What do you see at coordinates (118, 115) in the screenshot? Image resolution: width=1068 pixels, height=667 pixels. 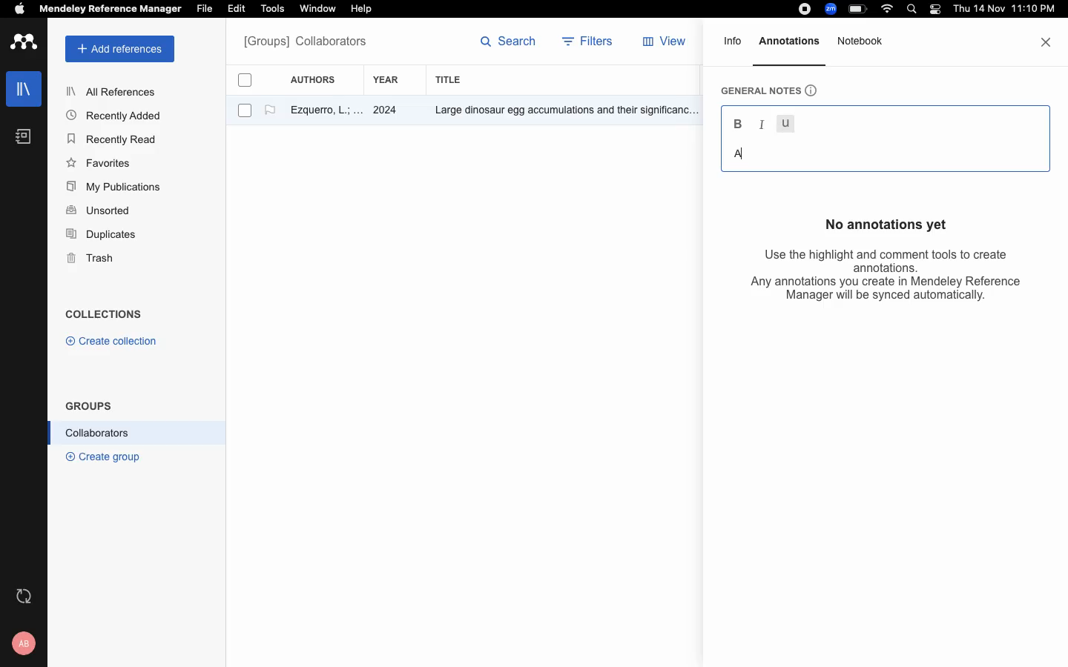 I see `Recently Added` at bounding box center [118, 115].